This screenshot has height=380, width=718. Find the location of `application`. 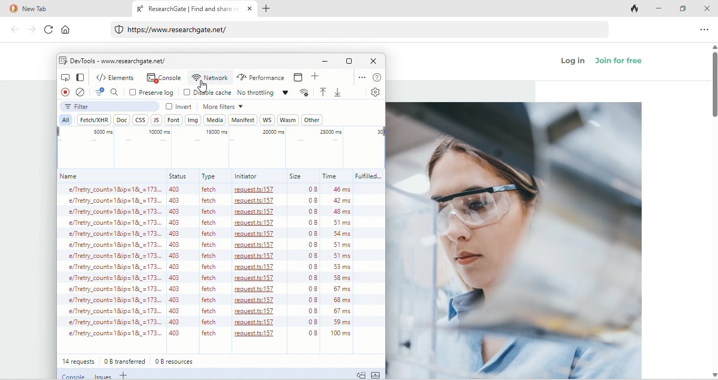

application is located at coordinates (300, 77).